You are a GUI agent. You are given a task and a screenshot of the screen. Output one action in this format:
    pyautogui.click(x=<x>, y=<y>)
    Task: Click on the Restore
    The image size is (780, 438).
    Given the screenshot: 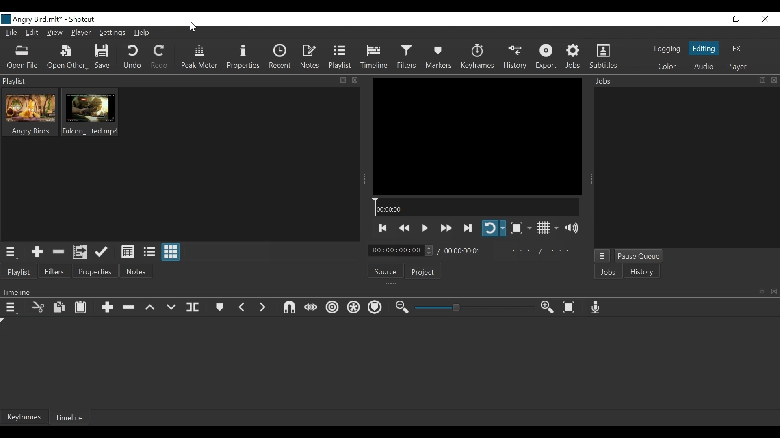 What is the action you would take?
    pyautogui.click(x=737, y=19)
    